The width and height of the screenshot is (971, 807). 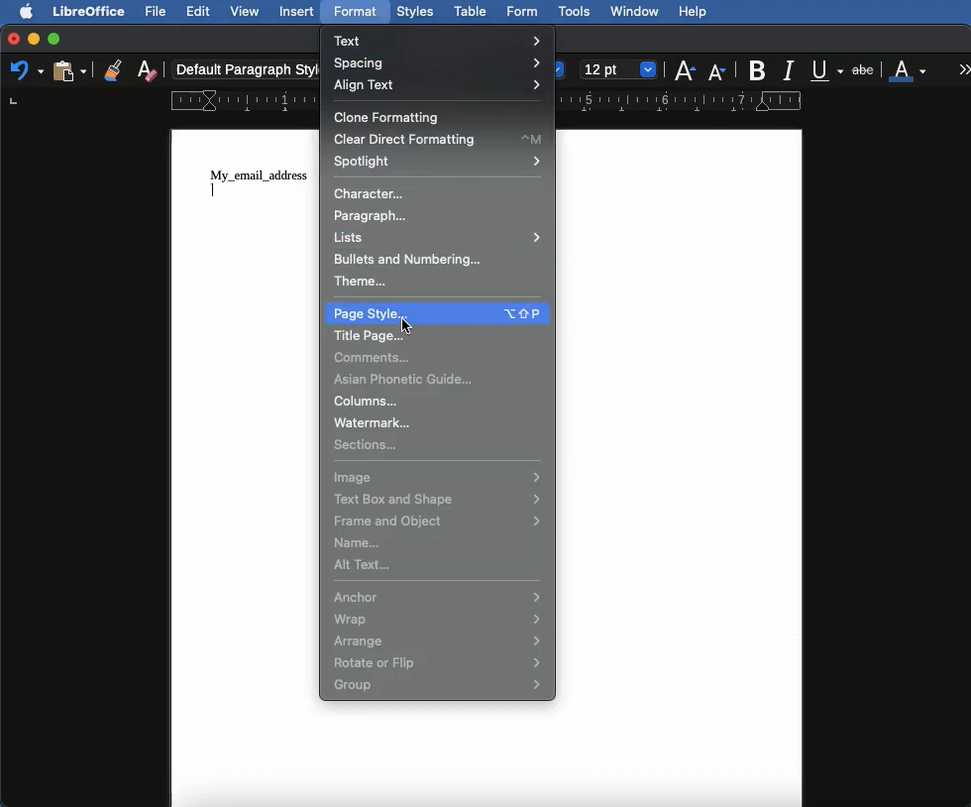 What do you see at coordinates (721, 71) in the screenshot?
I see `Size decrease` at bounding box center [721, 71].